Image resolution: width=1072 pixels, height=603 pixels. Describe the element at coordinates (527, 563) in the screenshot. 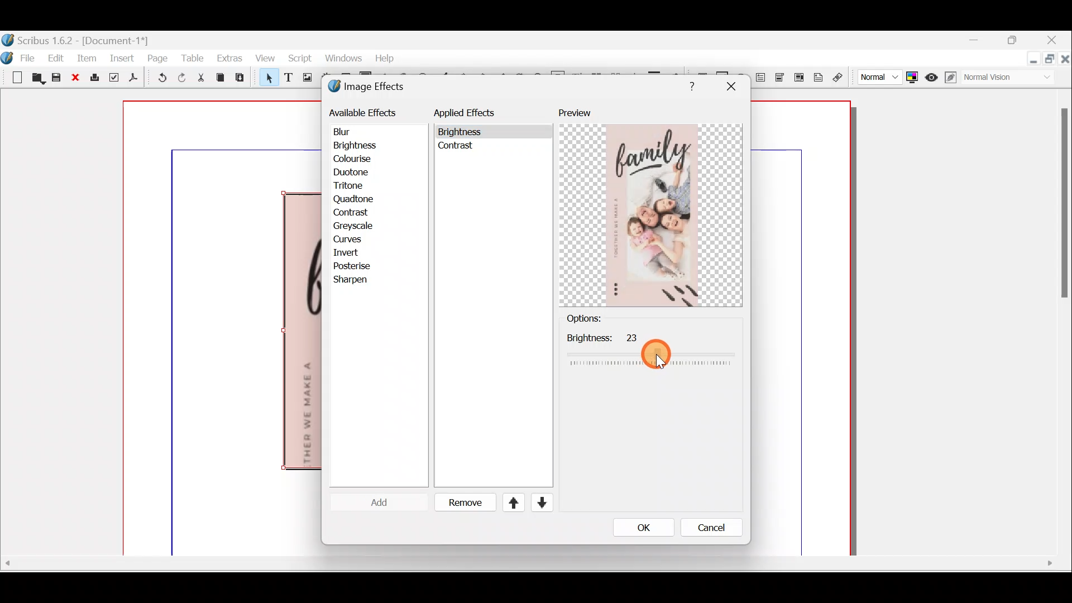

I see `` at that location.